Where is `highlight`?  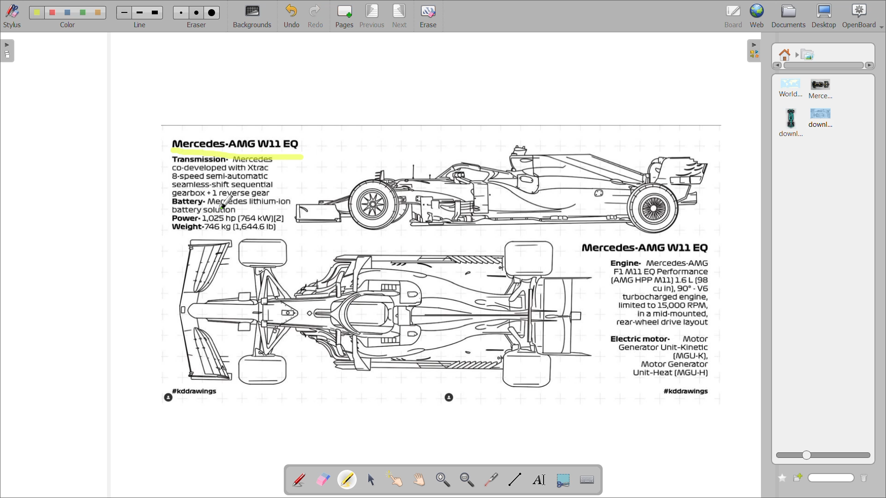 highlight is located at coordinates (348, 480).